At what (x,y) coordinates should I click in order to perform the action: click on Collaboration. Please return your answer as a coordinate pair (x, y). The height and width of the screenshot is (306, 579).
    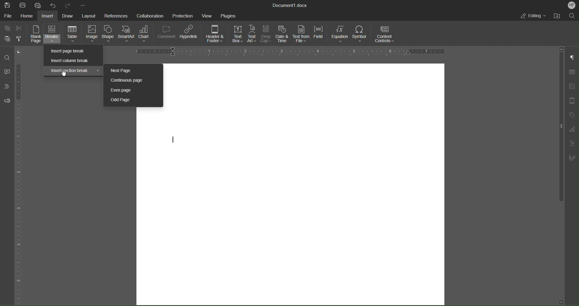
    Looking at the image, I should click on (148, 15).